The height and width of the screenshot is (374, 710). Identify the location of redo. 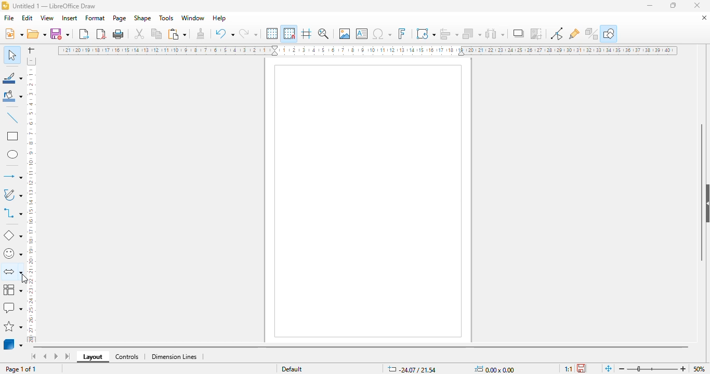
(248, 33).